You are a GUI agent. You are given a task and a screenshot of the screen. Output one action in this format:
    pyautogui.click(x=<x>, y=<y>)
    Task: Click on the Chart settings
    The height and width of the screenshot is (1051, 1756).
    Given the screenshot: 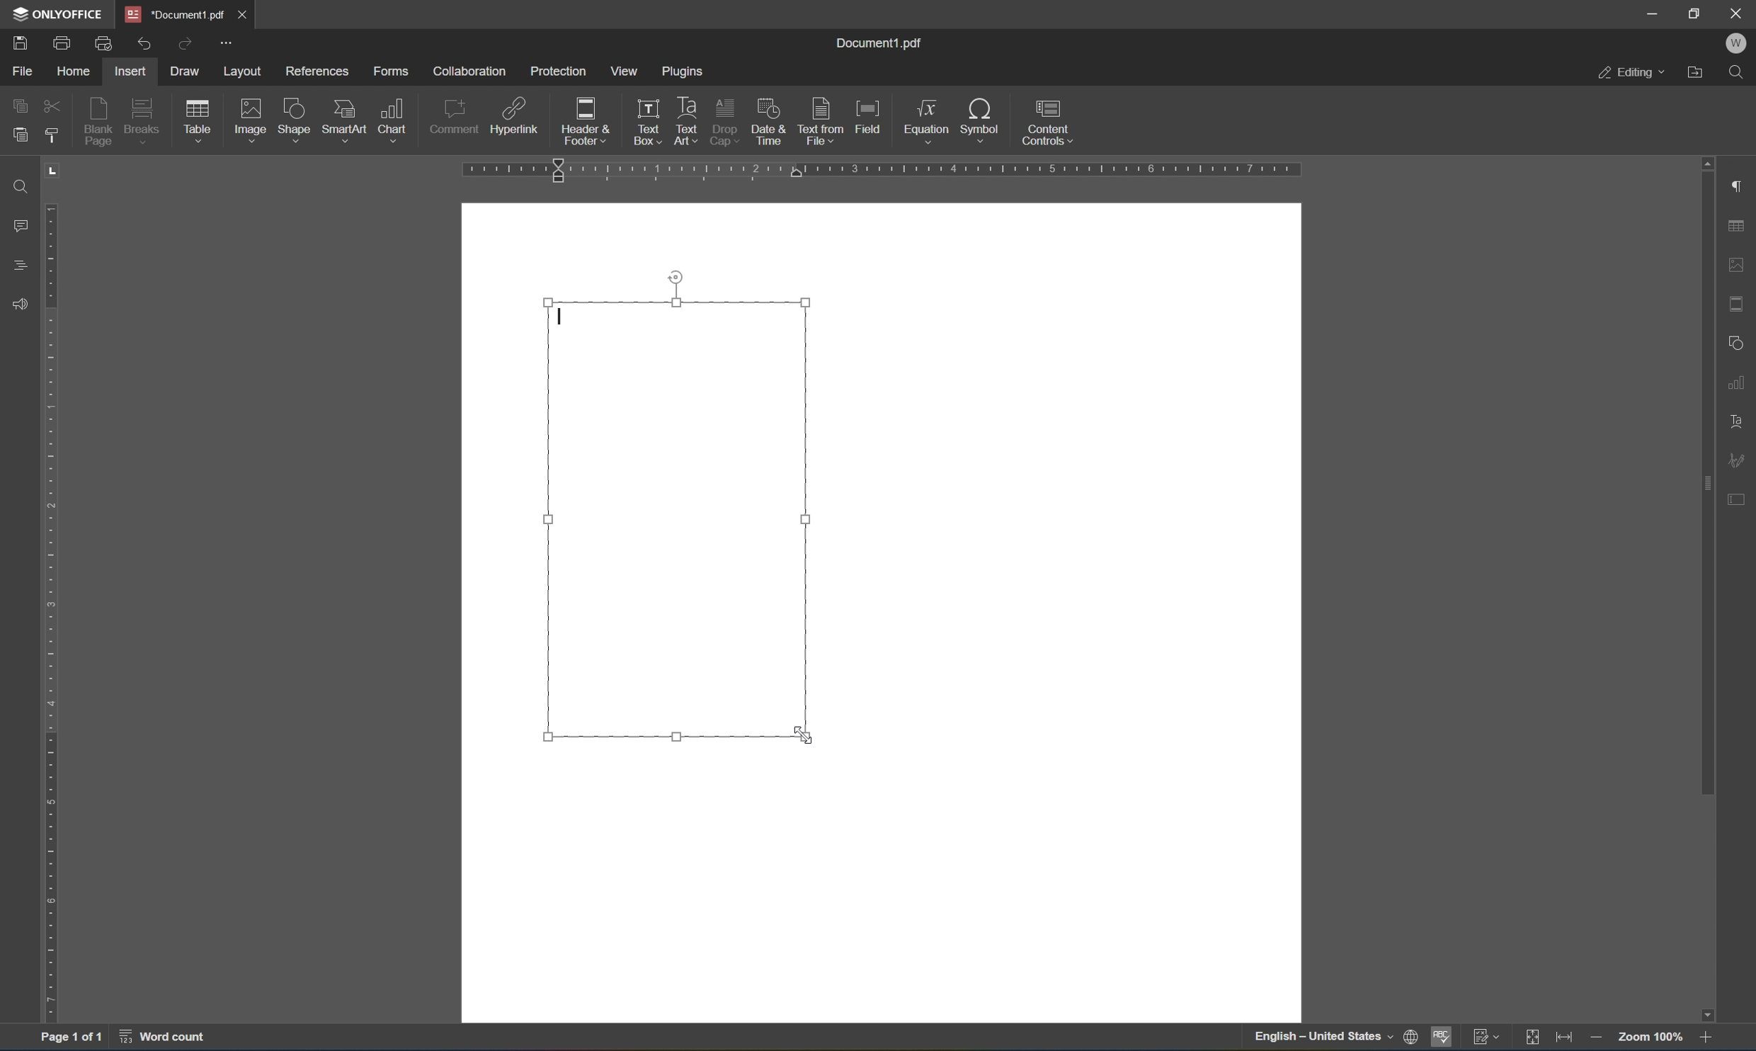 What is the action you would take?
    pyautogui.click(x=1738, y=380)
    